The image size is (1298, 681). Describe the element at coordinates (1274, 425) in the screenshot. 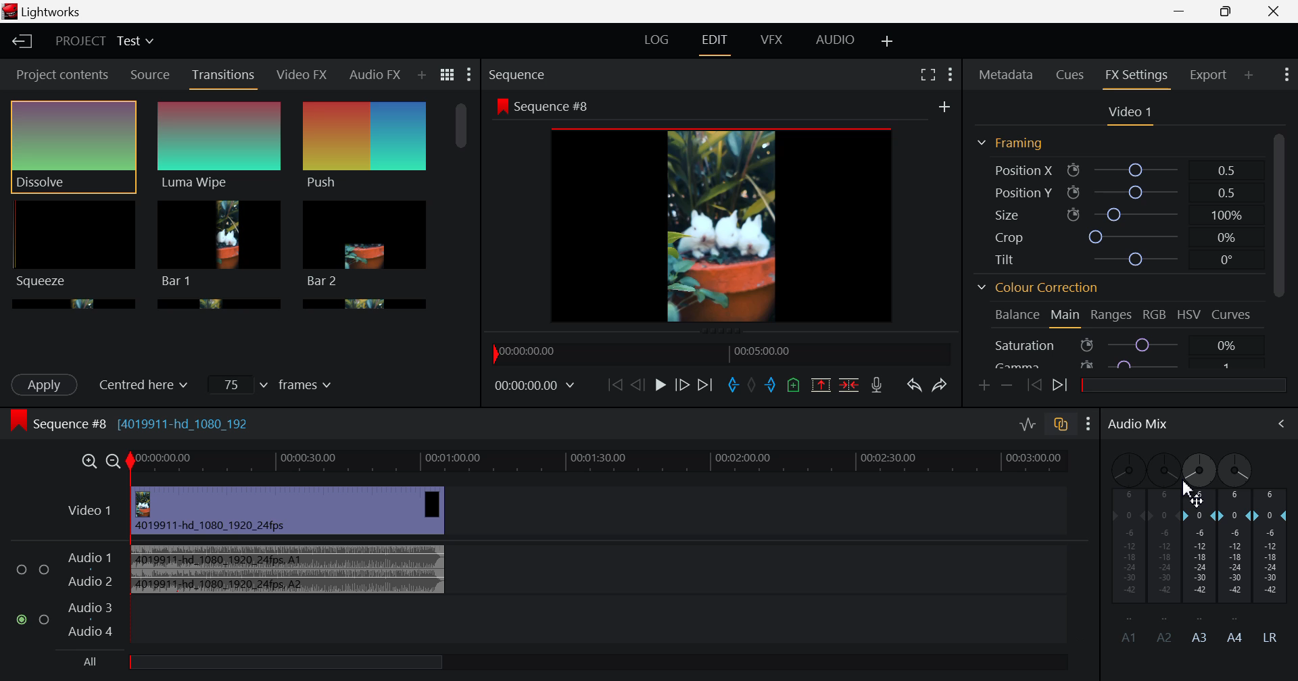

I see `Cursor on Audio Mix` at that location.